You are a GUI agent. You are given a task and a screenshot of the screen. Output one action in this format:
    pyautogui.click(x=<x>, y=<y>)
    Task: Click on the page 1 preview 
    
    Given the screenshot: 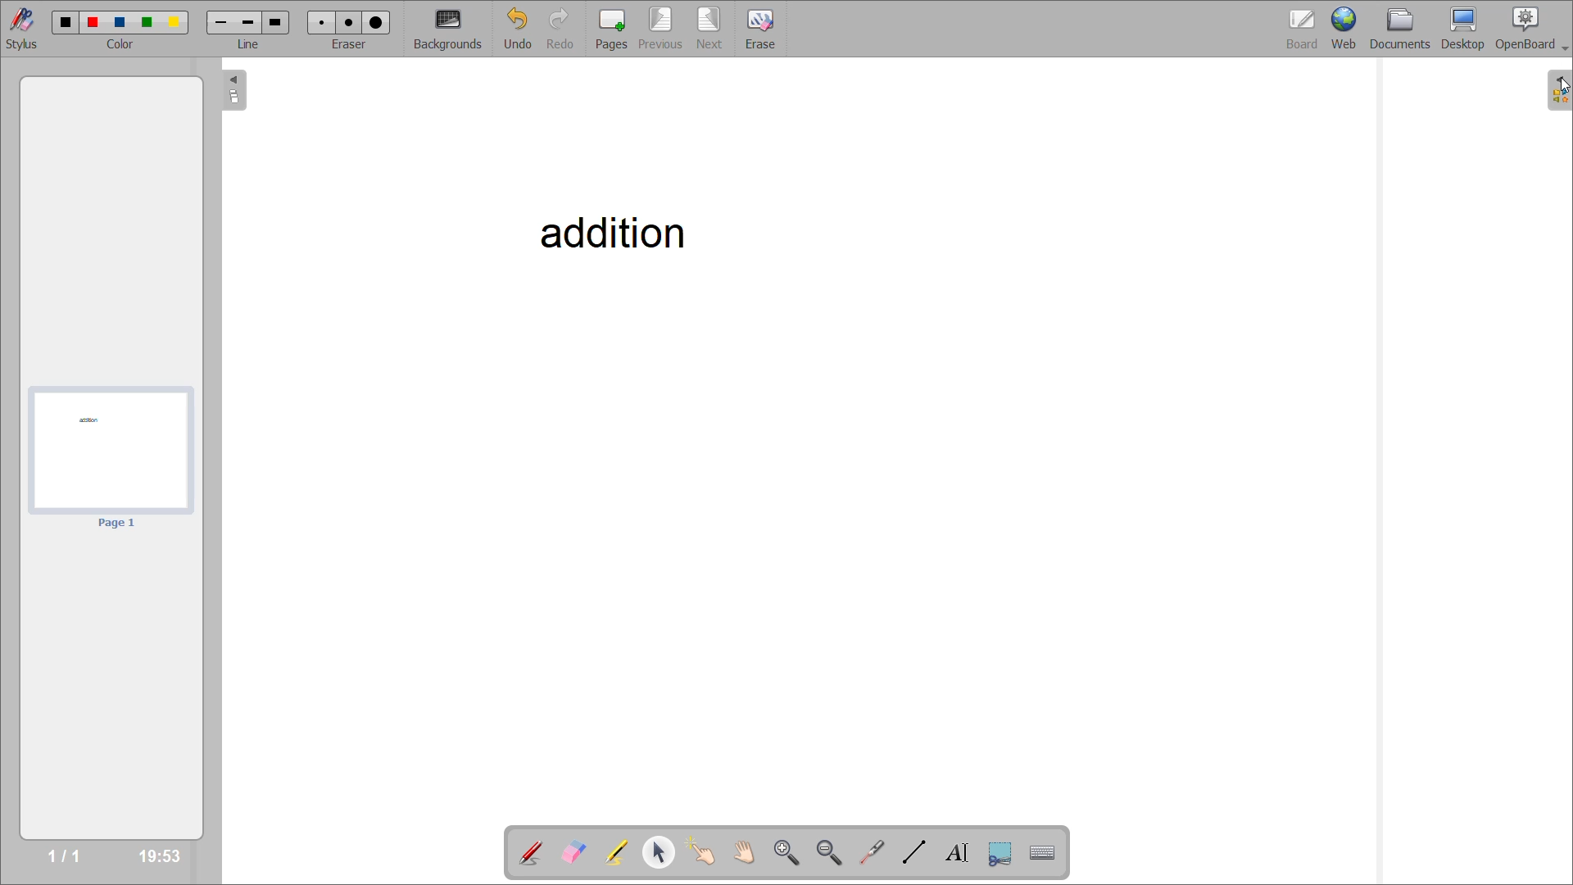 What is the action you would take?
    pyautogui.click(x=112, y=450)
    